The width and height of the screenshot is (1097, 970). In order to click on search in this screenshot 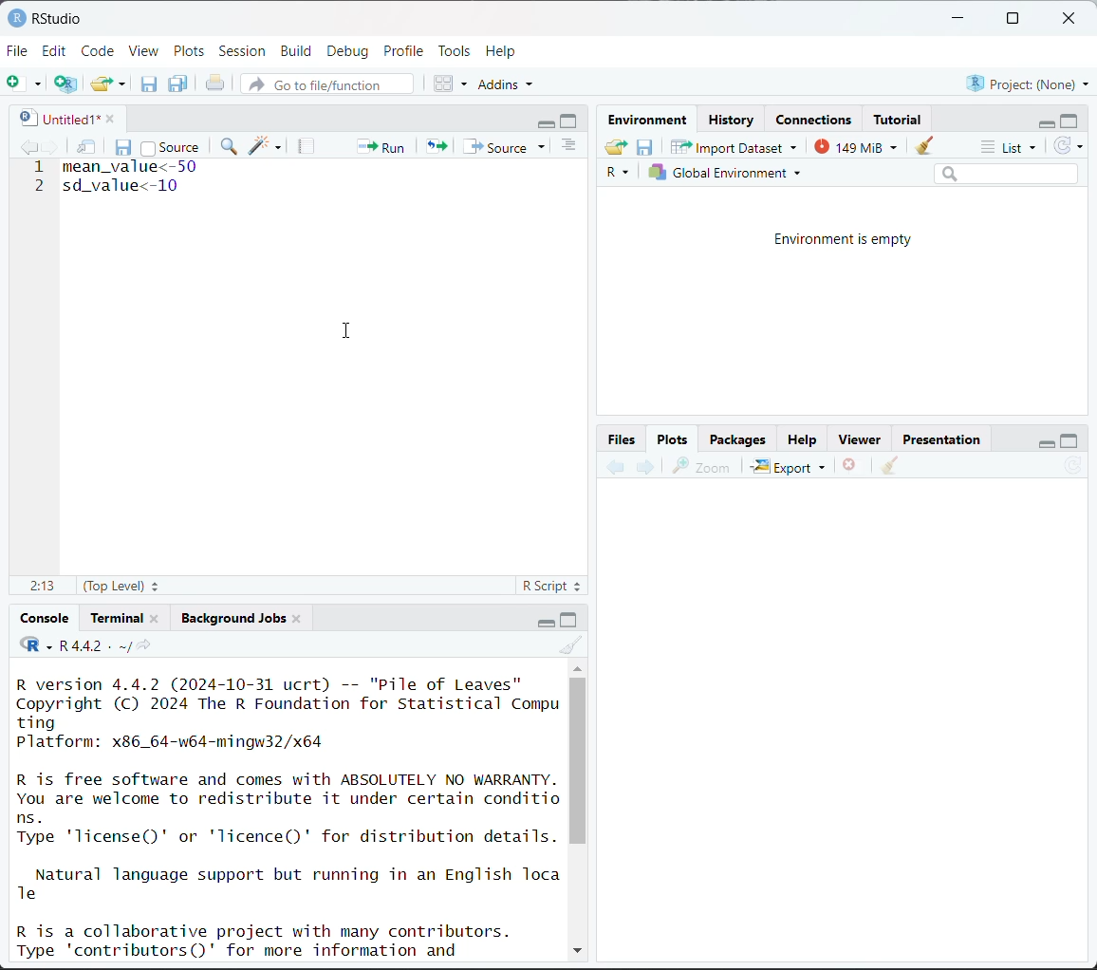, I will do `click(1006, 173)`.